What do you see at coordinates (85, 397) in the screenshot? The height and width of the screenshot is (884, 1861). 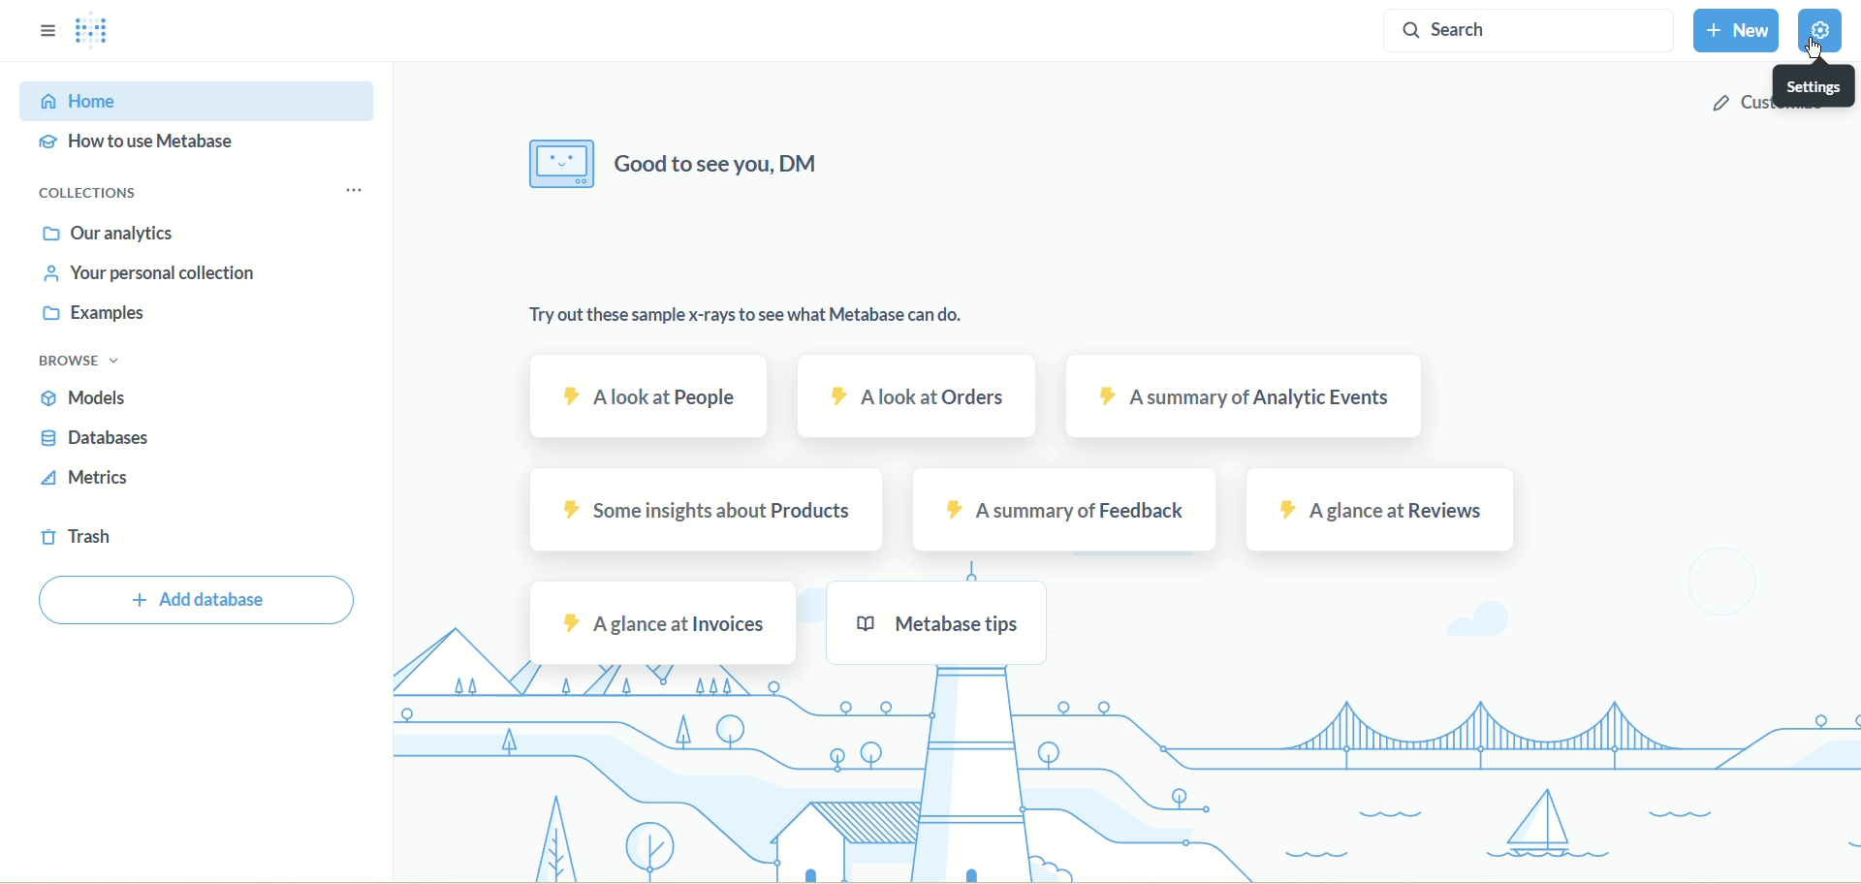 I see `models` at bounding box center [85, 397].